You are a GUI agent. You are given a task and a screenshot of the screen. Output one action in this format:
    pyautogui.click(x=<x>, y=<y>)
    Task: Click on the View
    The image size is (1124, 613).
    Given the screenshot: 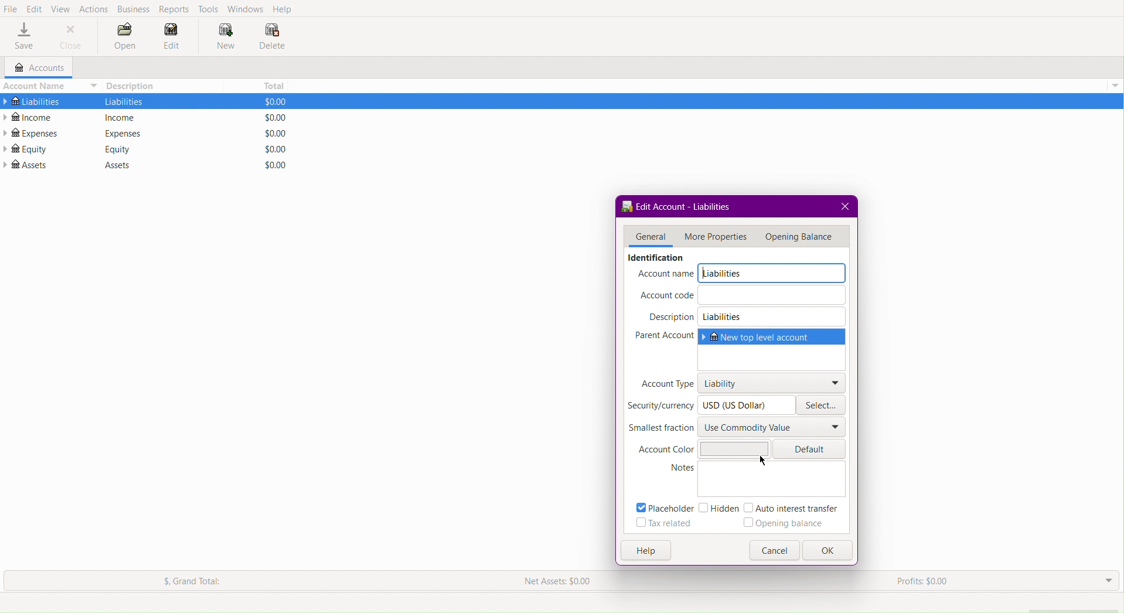 What is the action you would take?
    pyautogui.click(x=62, y=8)
    